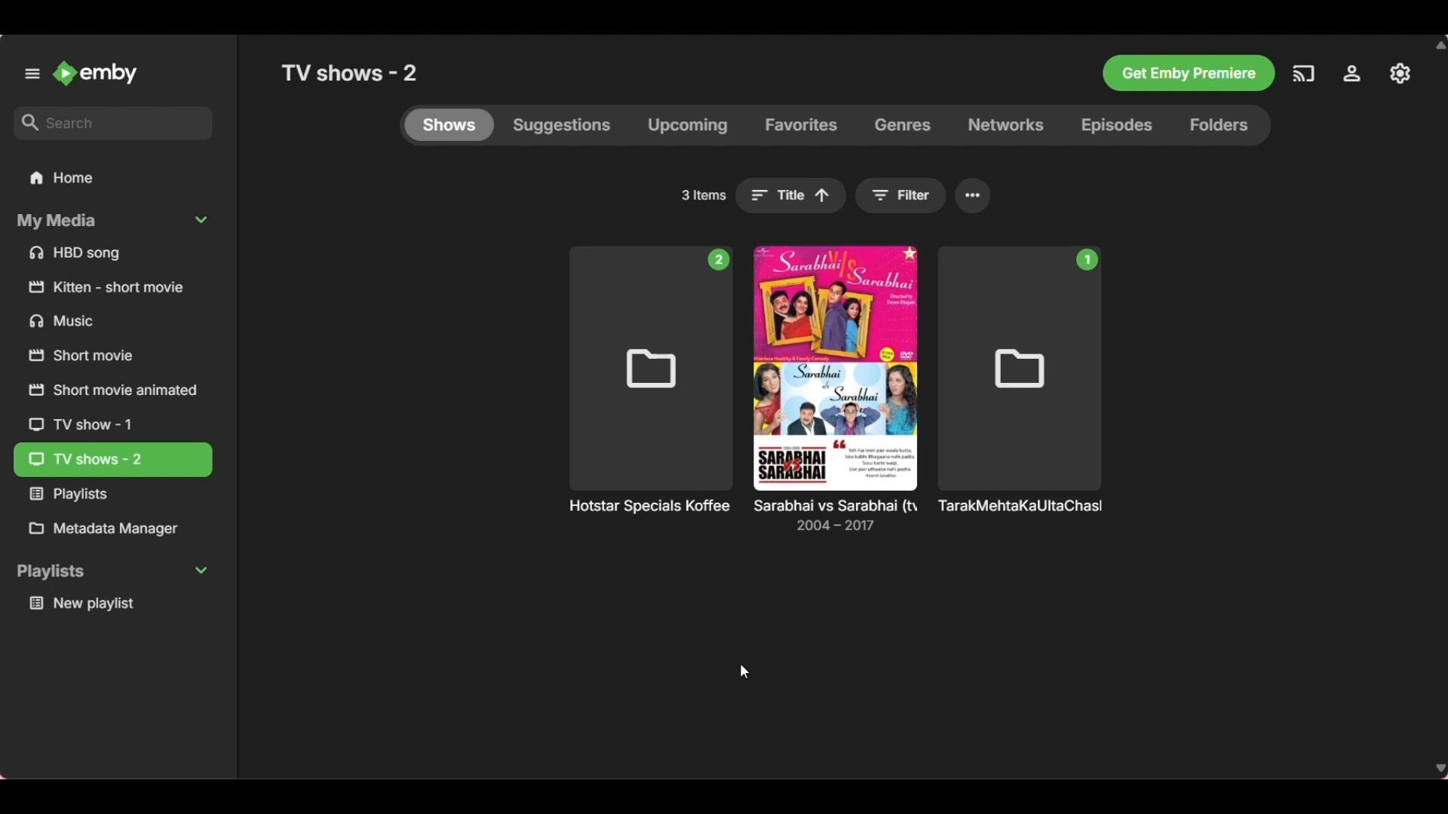 The width and height of the screenshot is (1448, 814). I want to click on Current selection highlighted, so click(115, 460).